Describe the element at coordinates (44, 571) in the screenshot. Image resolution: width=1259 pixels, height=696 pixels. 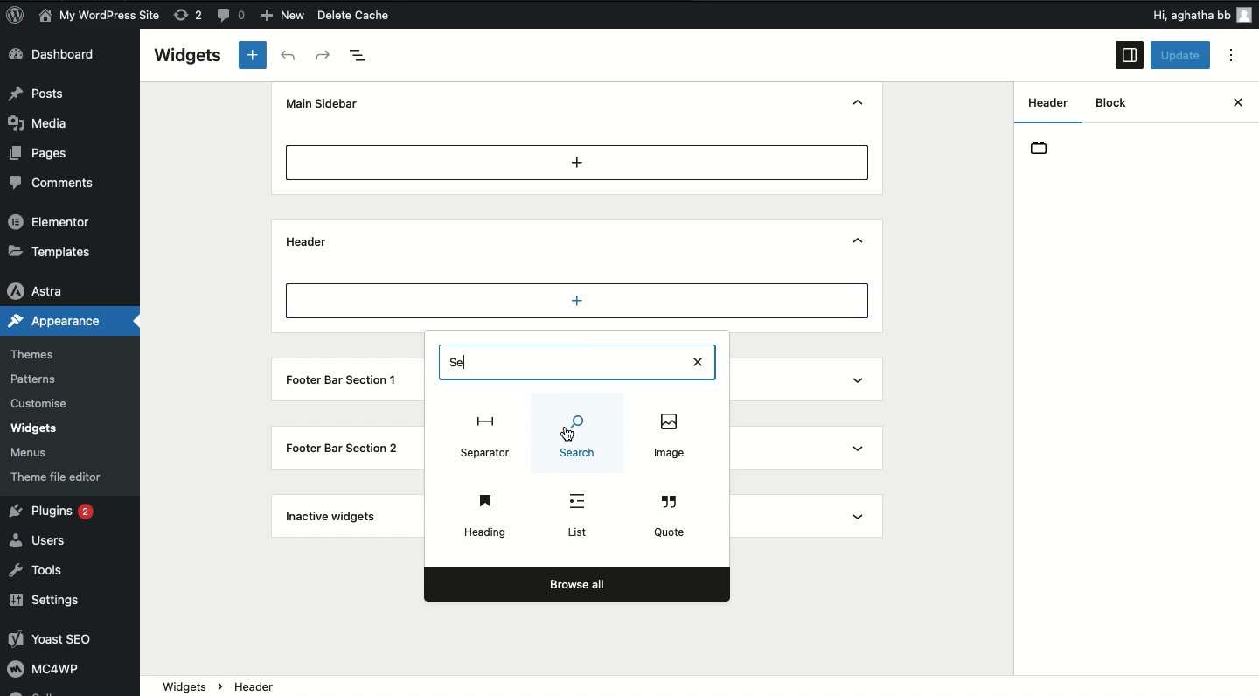
I see `Tools` at that location.